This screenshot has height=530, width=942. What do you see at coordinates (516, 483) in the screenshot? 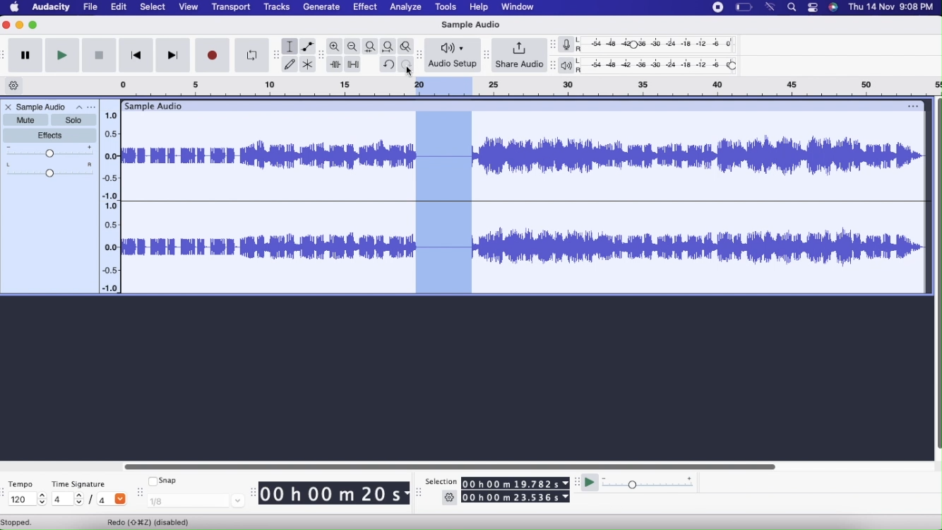
I see `00 h 00 m 19.782s` at bounding box center [516, 483].